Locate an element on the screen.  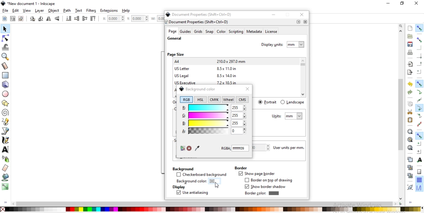
lower selection one step is located at coordinates (77, 19).